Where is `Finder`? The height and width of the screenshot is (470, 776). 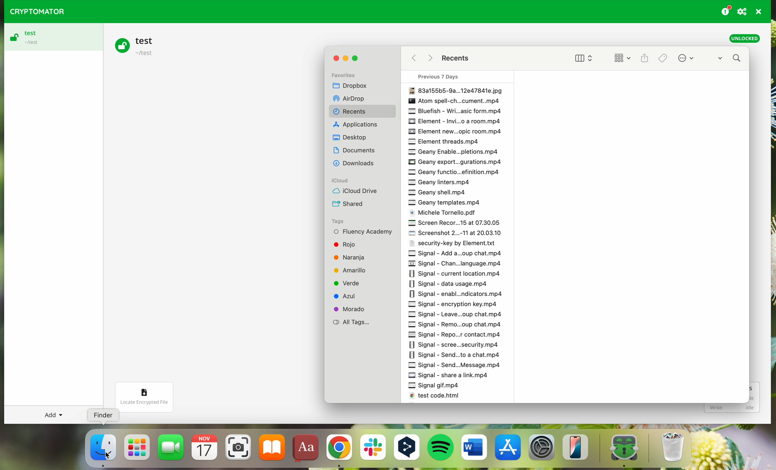 Finder is located at coordinates (100, 415).